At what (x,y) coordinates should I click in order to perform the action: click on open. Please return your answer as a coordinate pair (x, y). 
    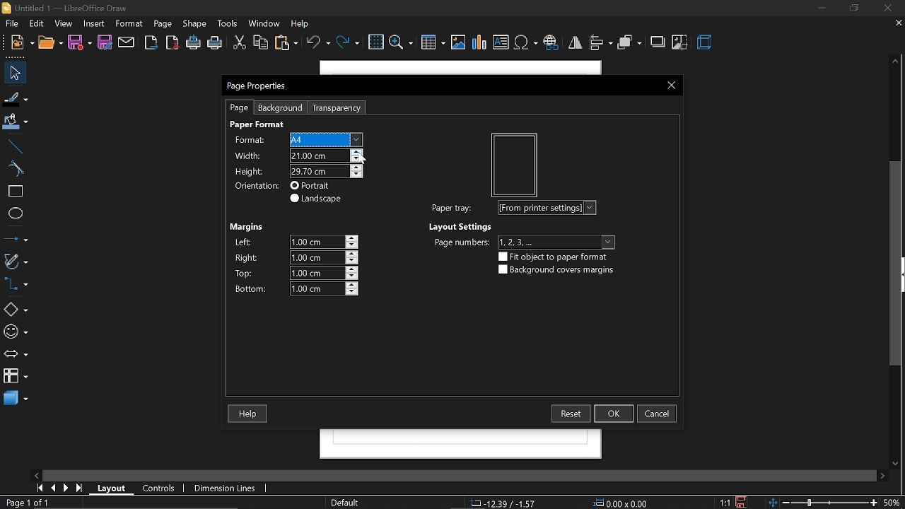
    Looking at the image, I should click on (49, 45).